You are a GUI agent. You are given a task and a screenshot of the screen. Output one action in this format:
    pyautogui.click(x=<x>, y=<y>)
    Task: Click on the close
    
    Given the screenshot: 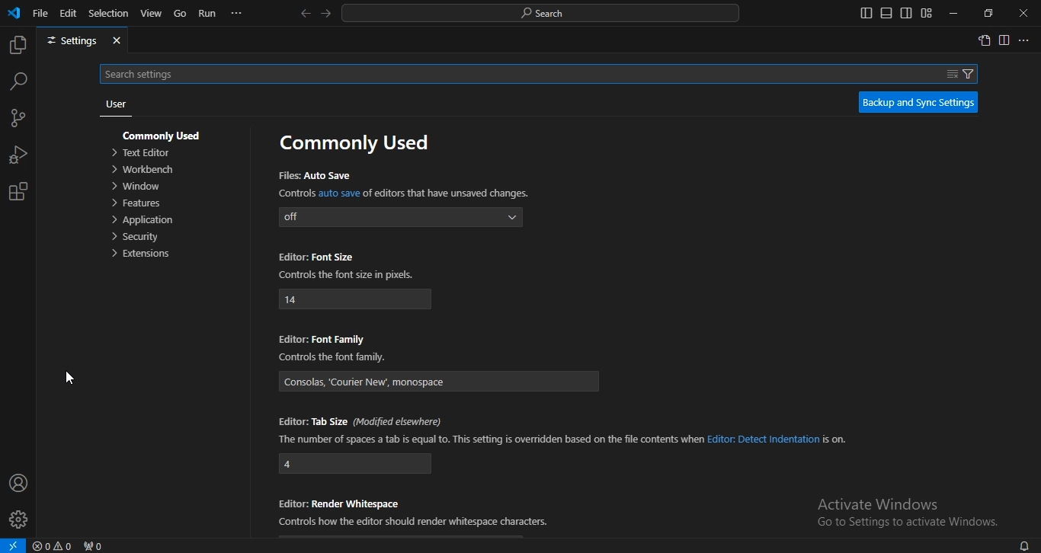 What is the action you would take?
    pyautogui.click(x=1024, y=14)
    